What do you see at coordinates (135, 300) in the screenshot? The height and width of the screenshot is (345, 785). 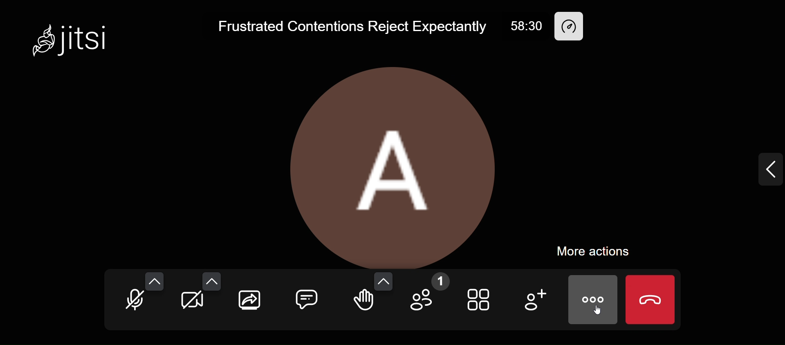 I see `unmute mic` at bounding box center [135, 300].